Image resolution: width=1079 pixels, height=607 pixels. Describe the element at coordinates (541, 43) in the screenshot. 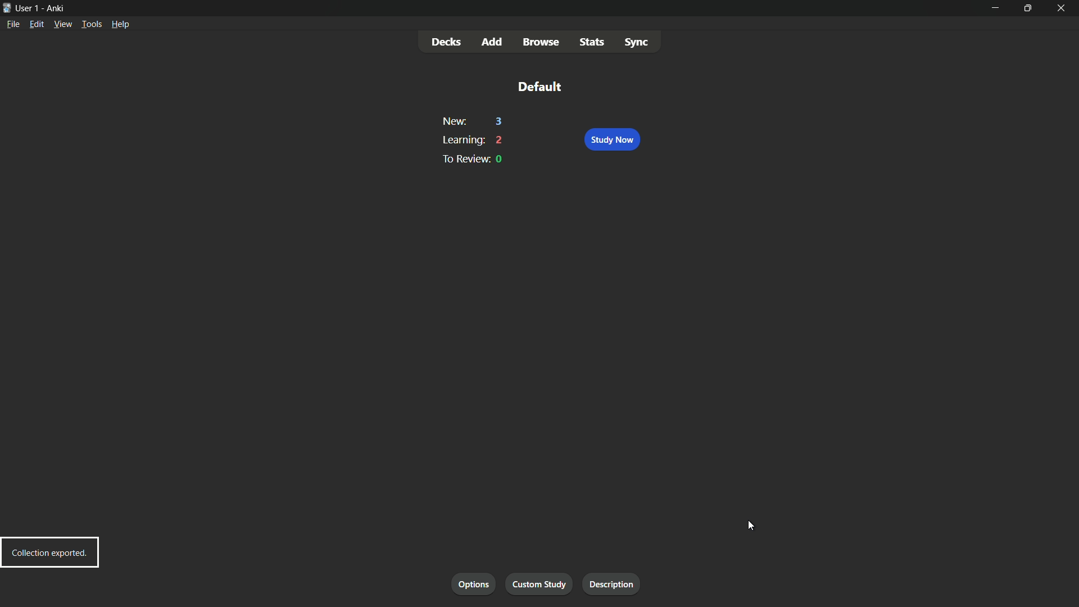

I see `browse` at that location.